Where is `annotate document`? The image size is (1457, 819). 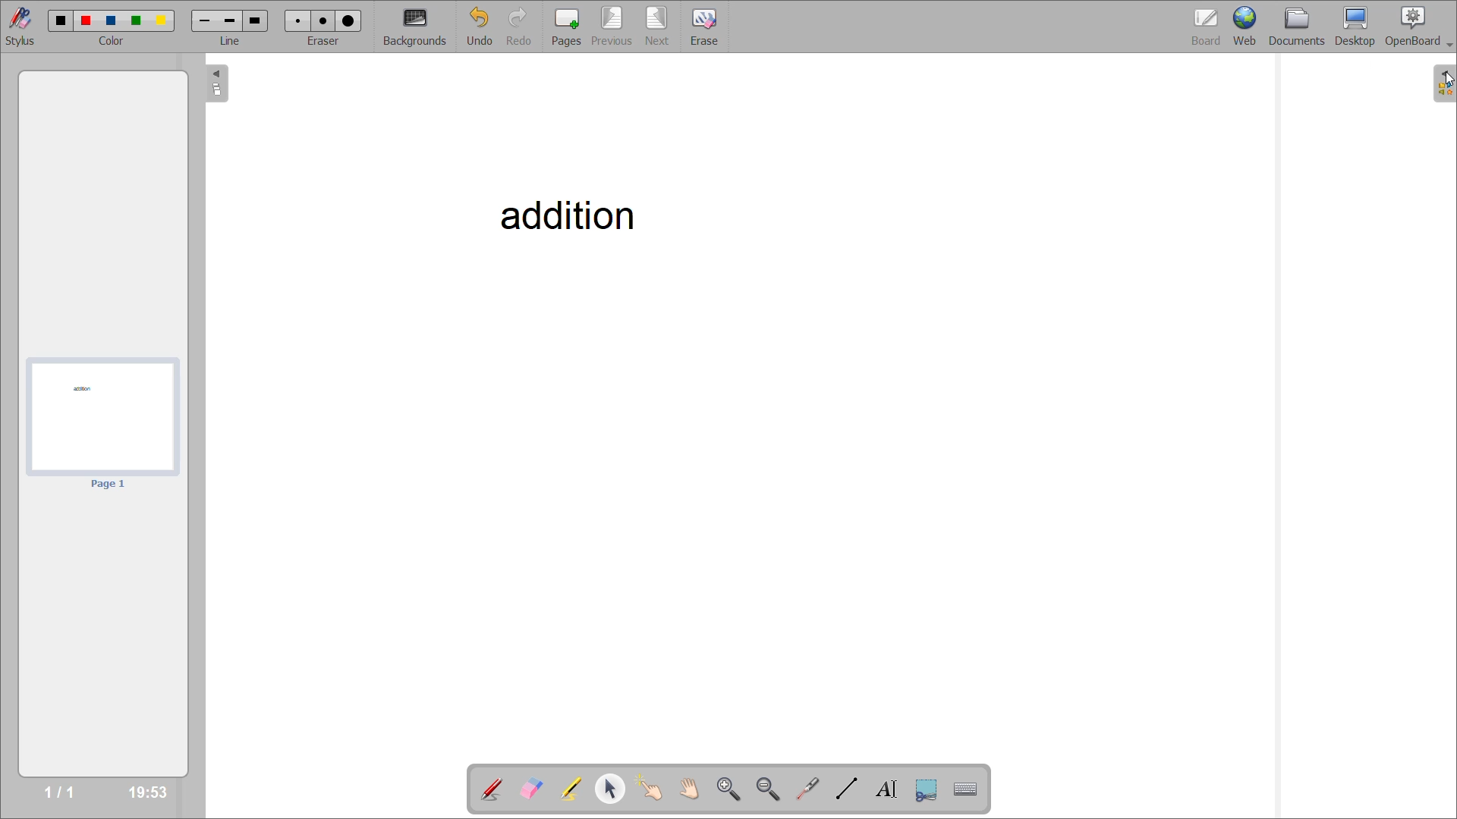
annotate document is located at coordinates (489, 791).